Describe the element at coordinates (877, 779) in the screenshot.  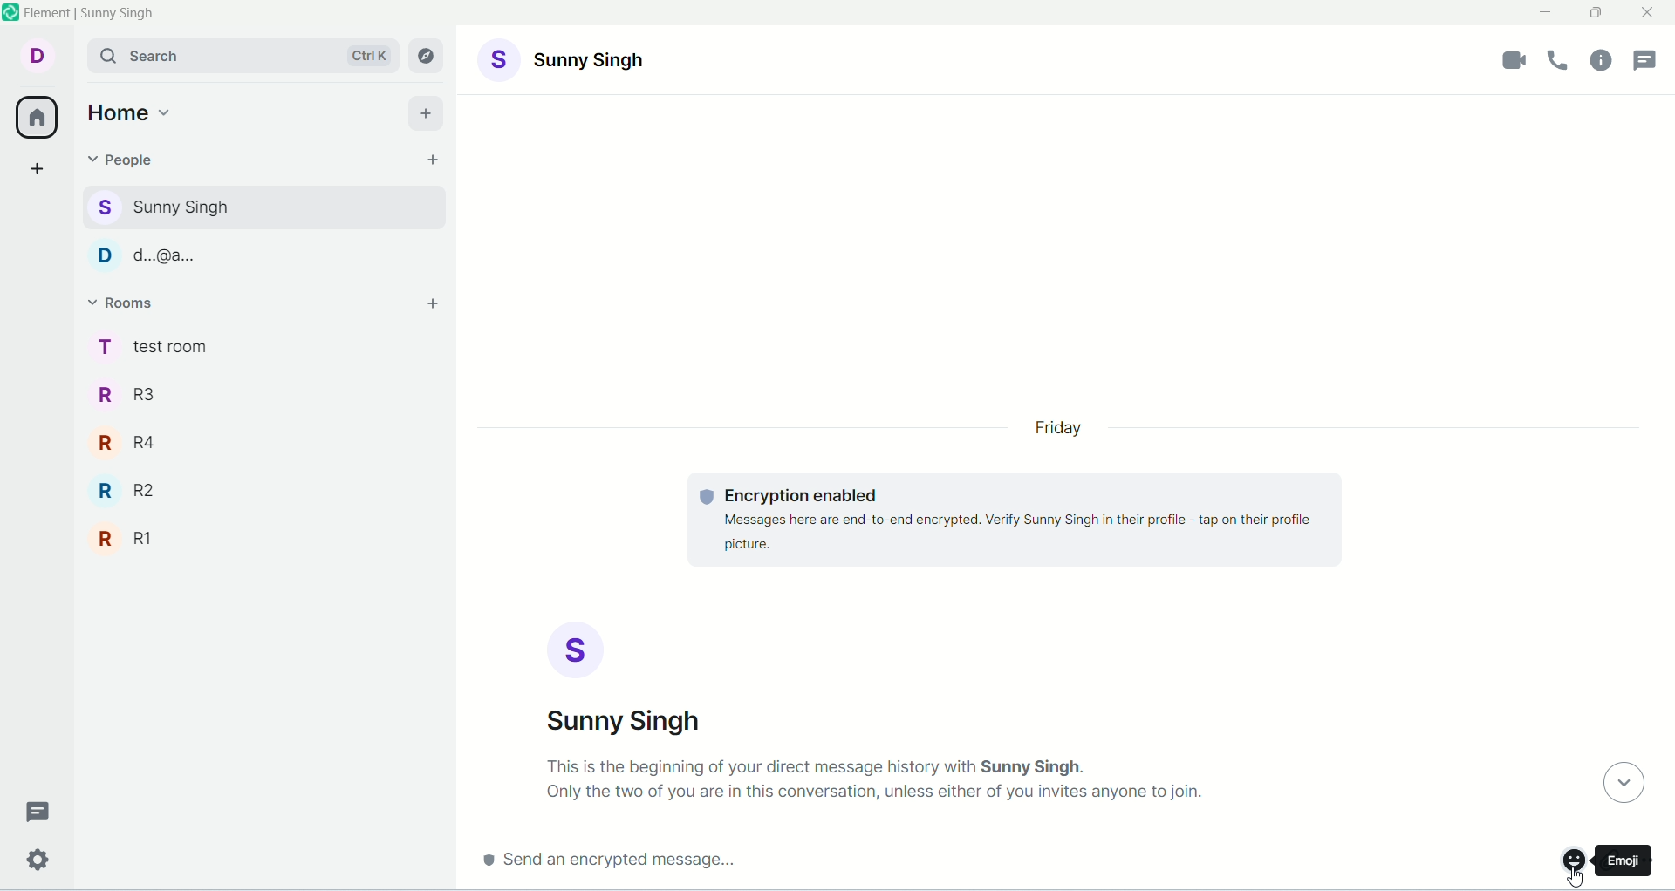
I see `text` at that location.